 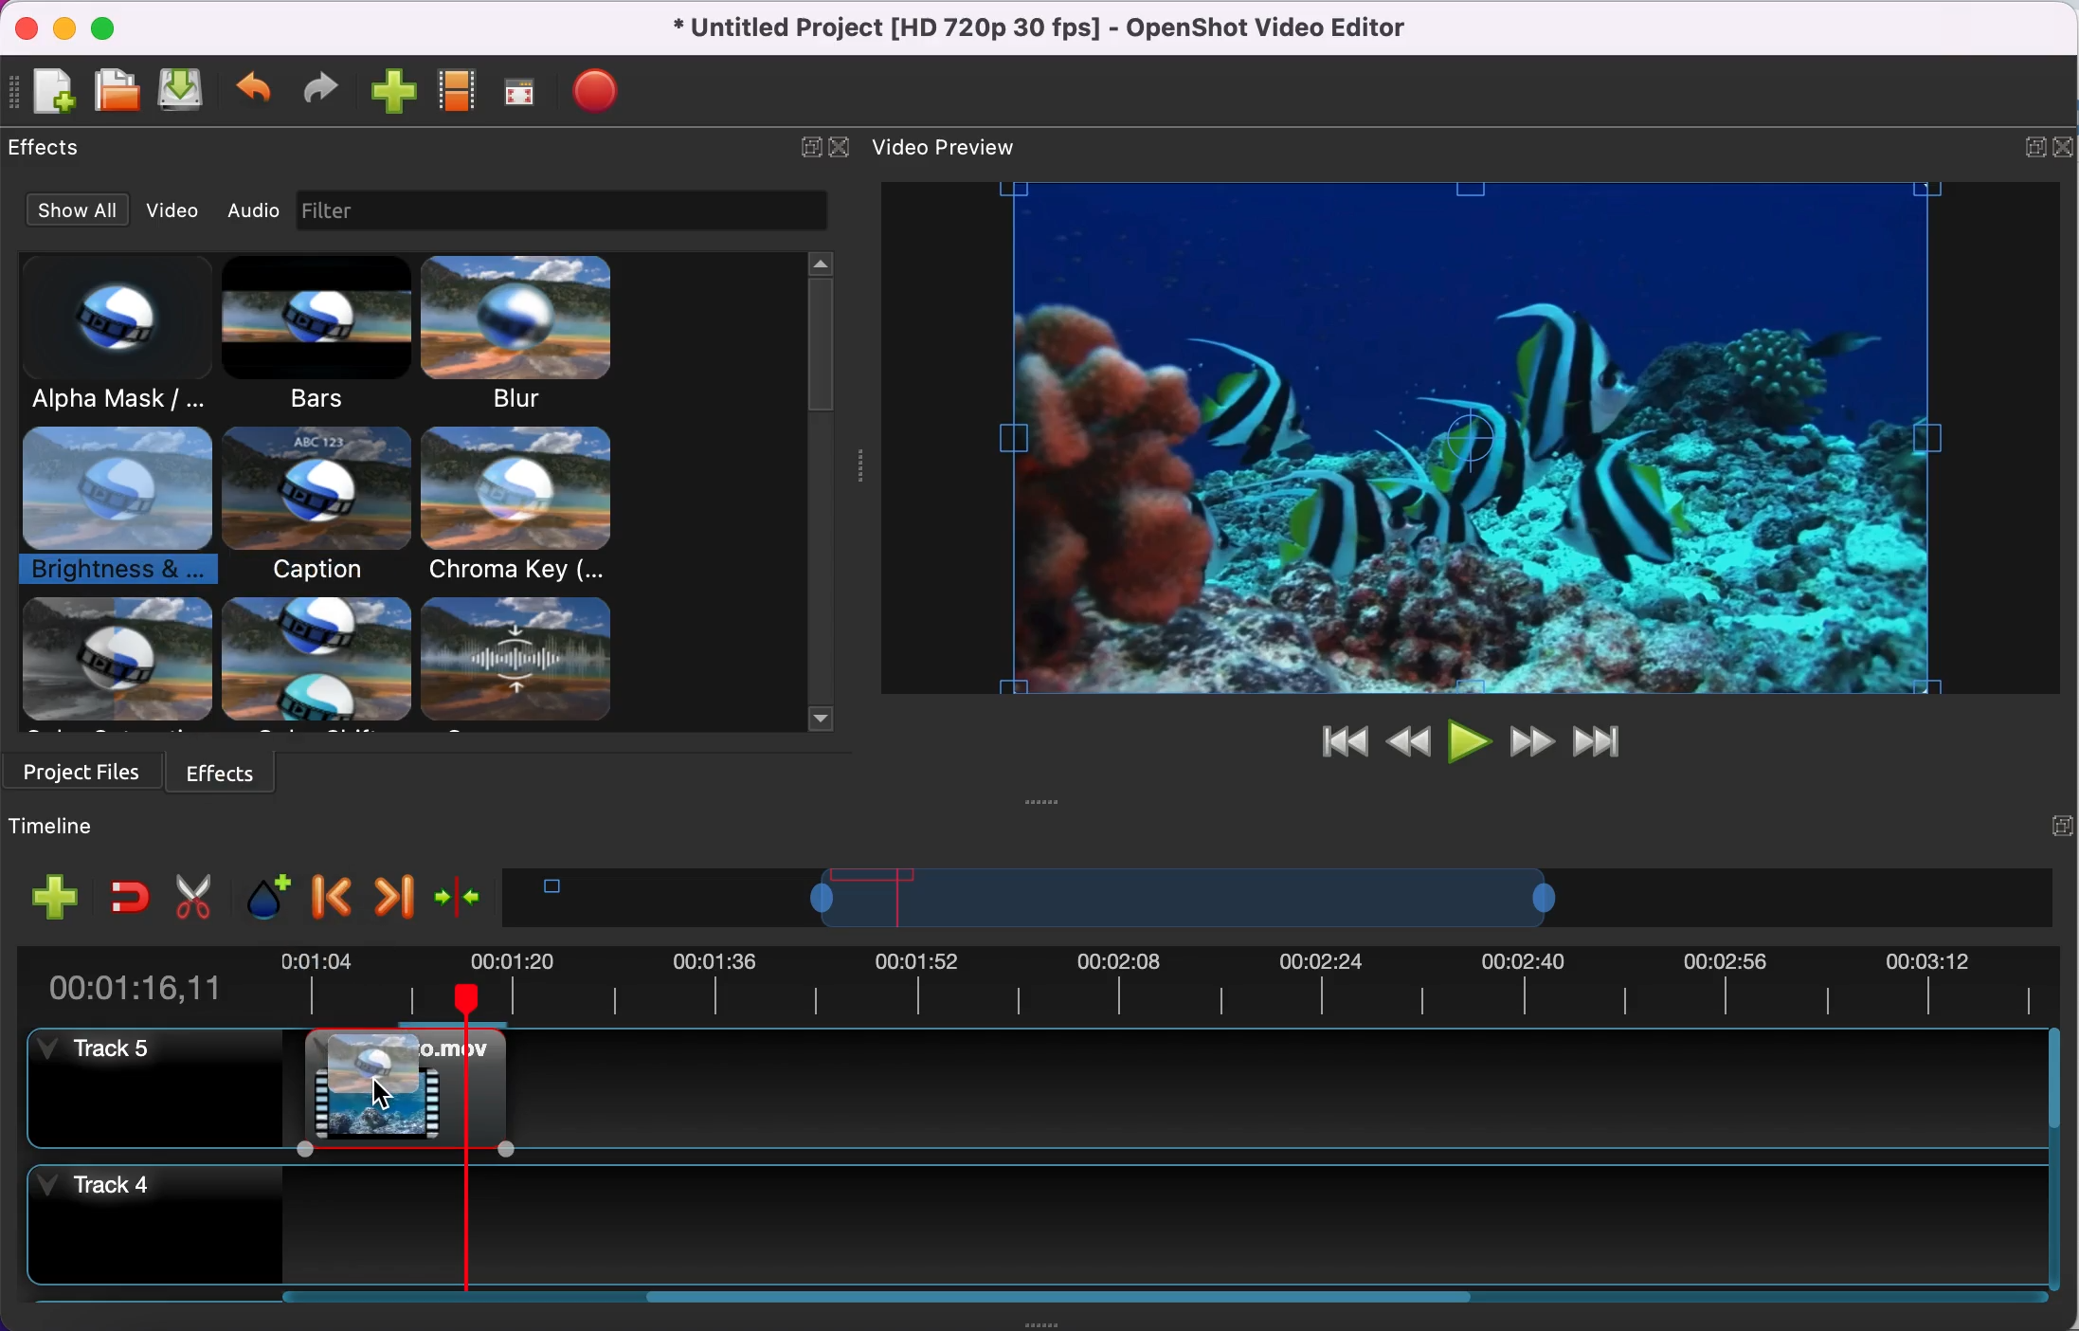 I want to click on close, so click(x=2066, y=144).